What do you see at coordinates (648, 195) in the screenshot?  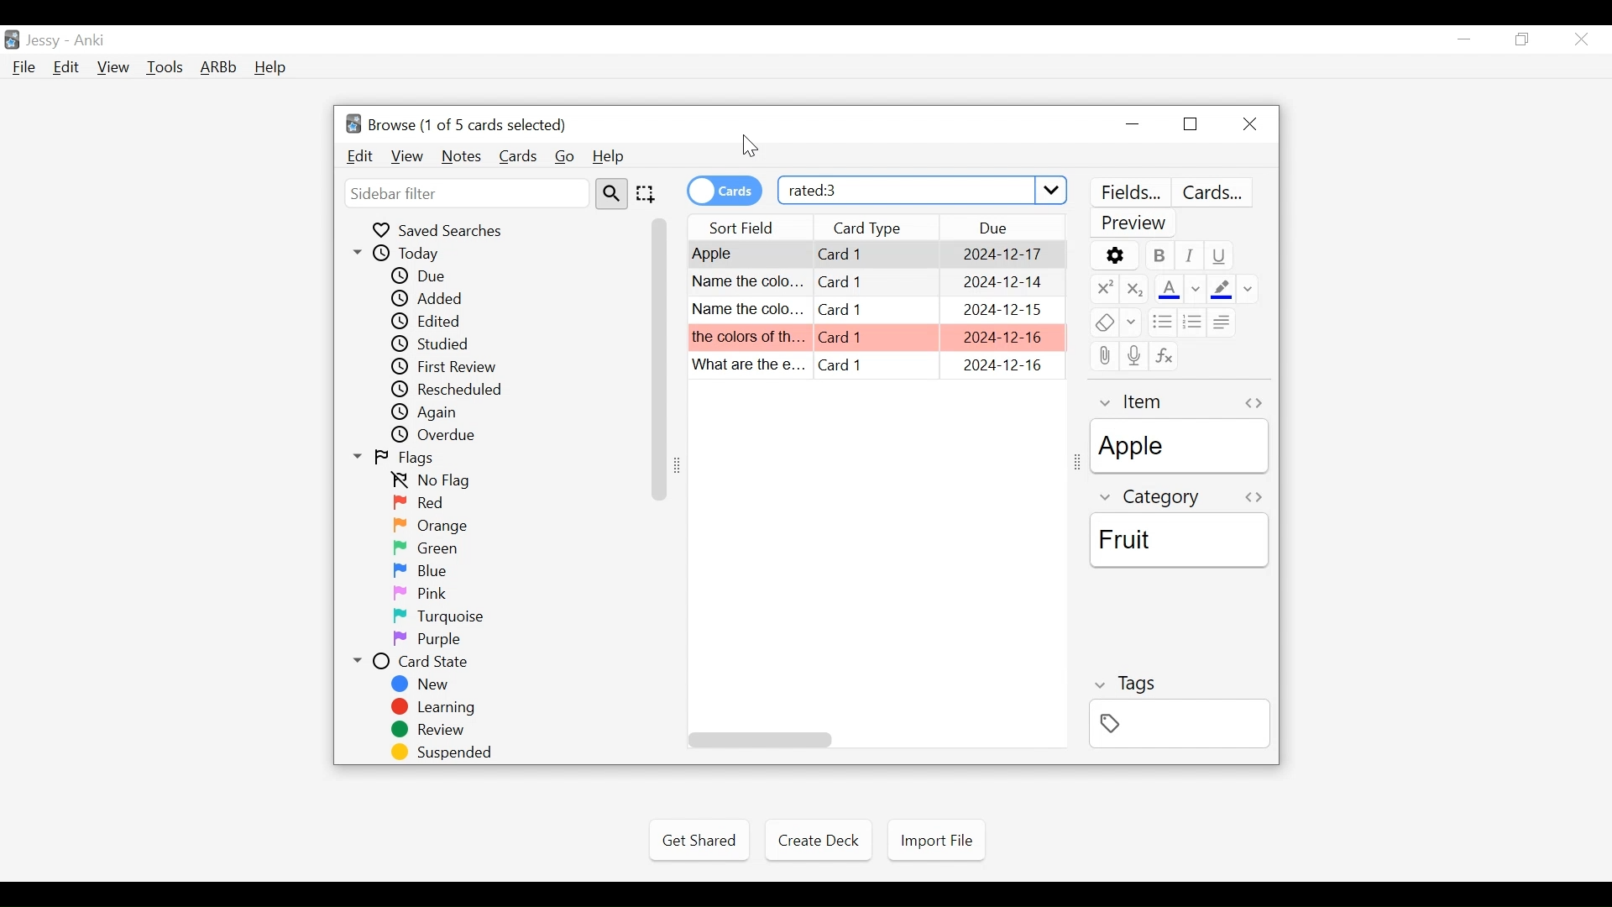 I see `Selection Tool` at bounding box center [648, 195].